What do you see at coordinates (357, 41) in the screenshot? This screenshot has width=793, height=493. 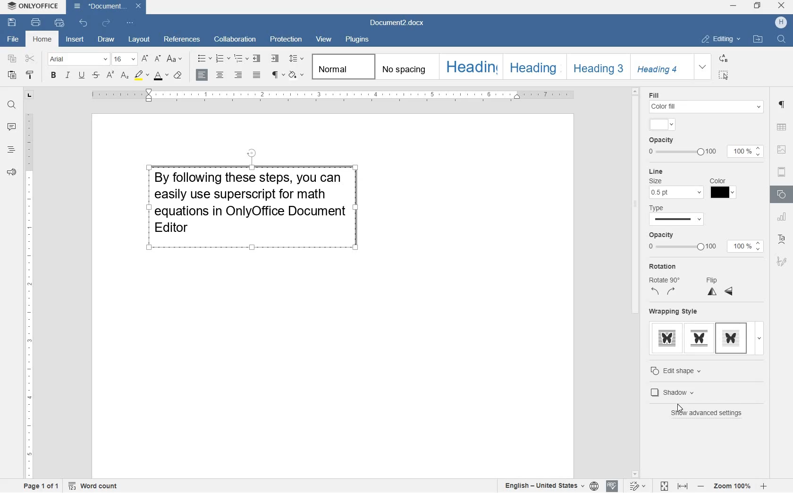 I see `plugins` at bounding box center [357, 41].